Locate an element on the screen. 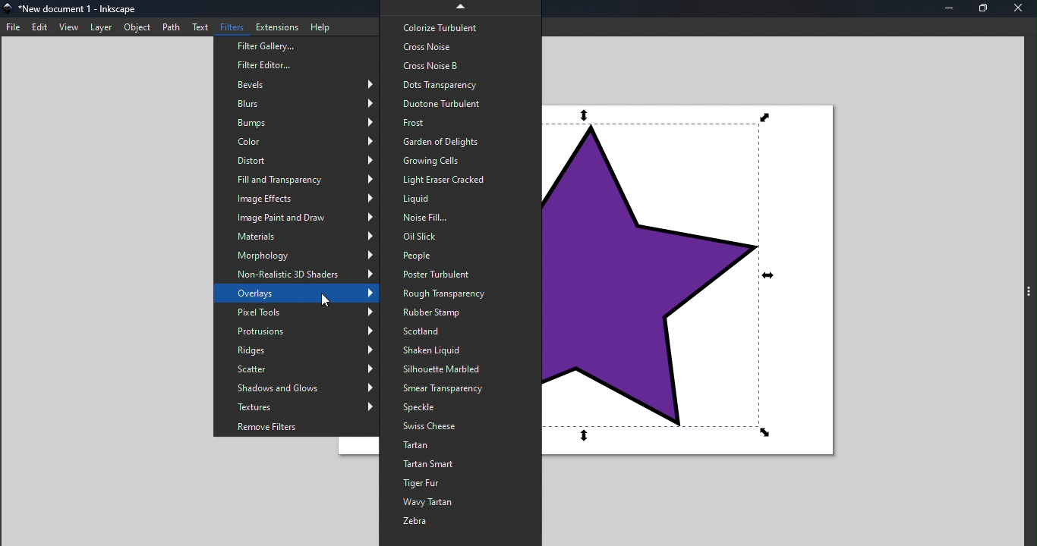 The width and height of the screenshot is (1037, 546). Distort is located at coordinates (296, 159).